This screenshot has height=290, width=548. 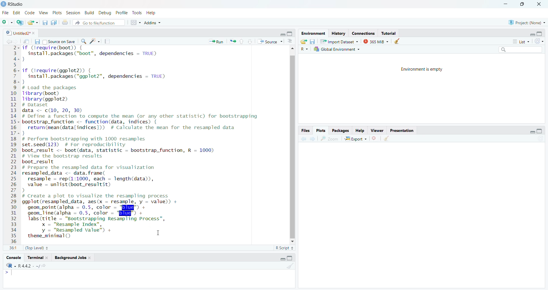 I want to click on clear console, so click(x=291, y=267).